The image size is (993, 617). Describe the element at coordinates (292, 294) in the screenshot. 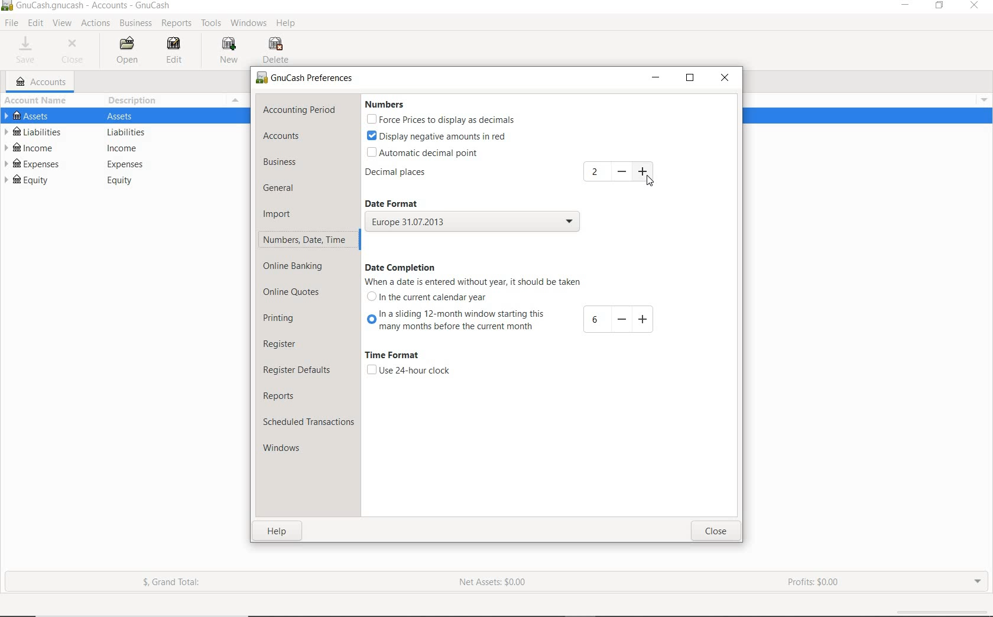

I see `online quotes` at that location.